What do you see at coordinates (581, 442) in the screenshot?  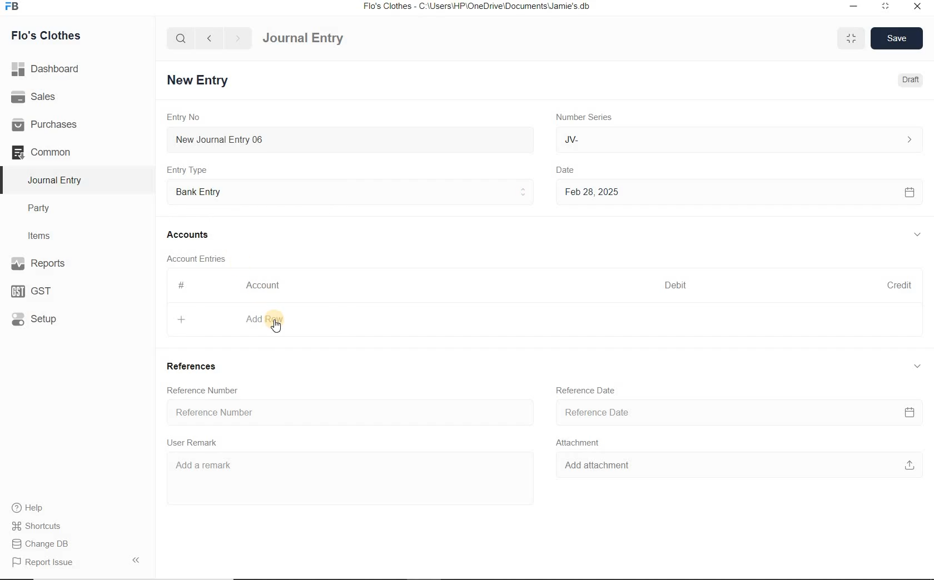 I see `Attachment` at bounding box center [581, 442].